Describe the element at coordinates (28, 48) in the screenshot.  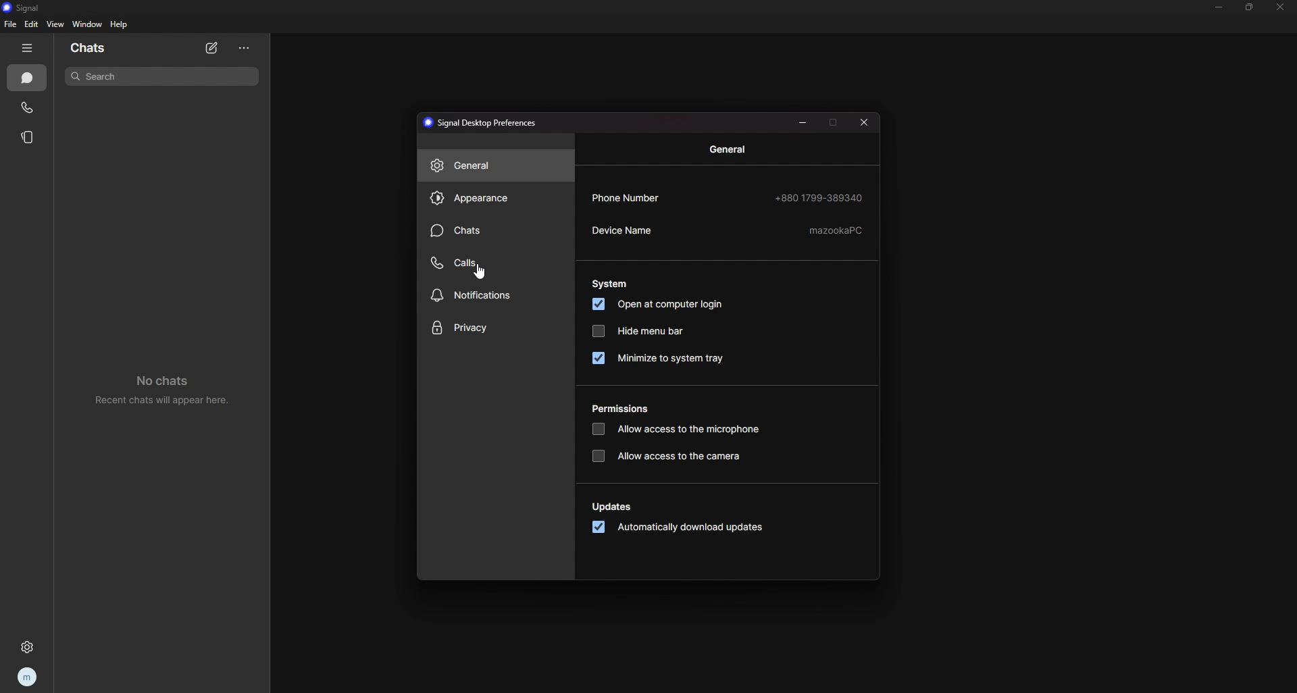
I see `hide tab` at that location.